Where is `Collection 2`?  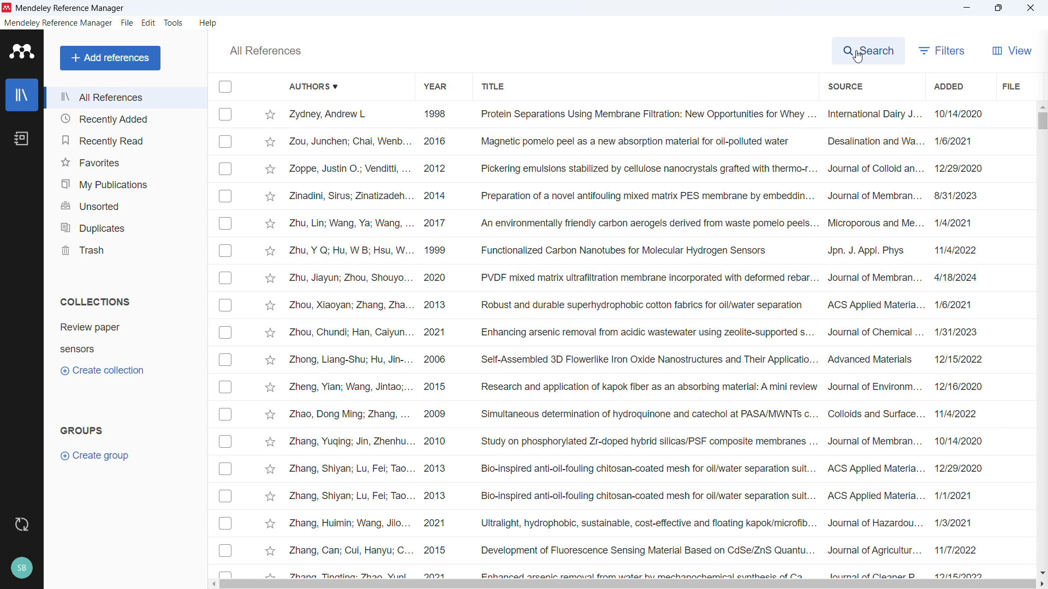 Collection 2 is located at coordinates (77, 350).